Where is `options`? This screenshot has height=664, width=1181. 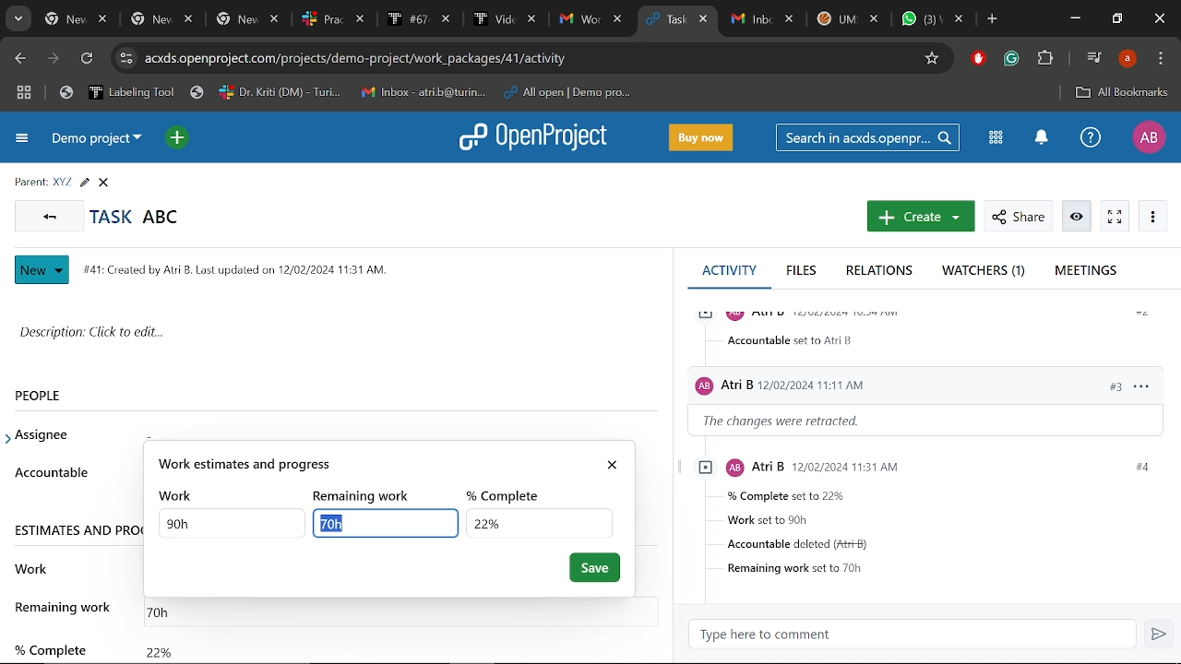
options is located at coordinates (1140, 385).